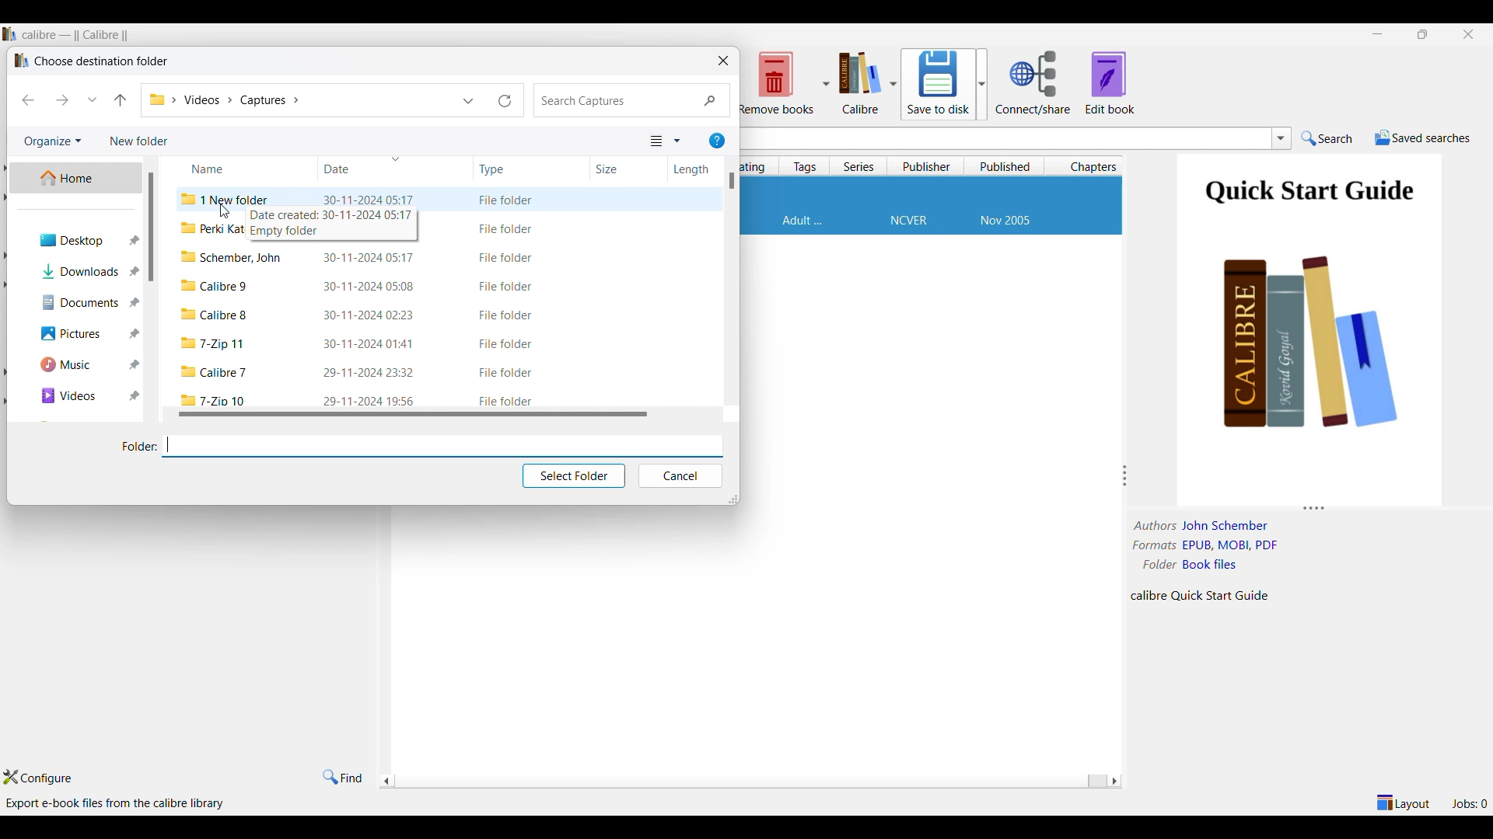 The width and height of the screenshot is (1493, 839). What do you see at coordinates (1005, 221) in the screenshot?
I see `Publish date` at bounding box center [1005, 221].